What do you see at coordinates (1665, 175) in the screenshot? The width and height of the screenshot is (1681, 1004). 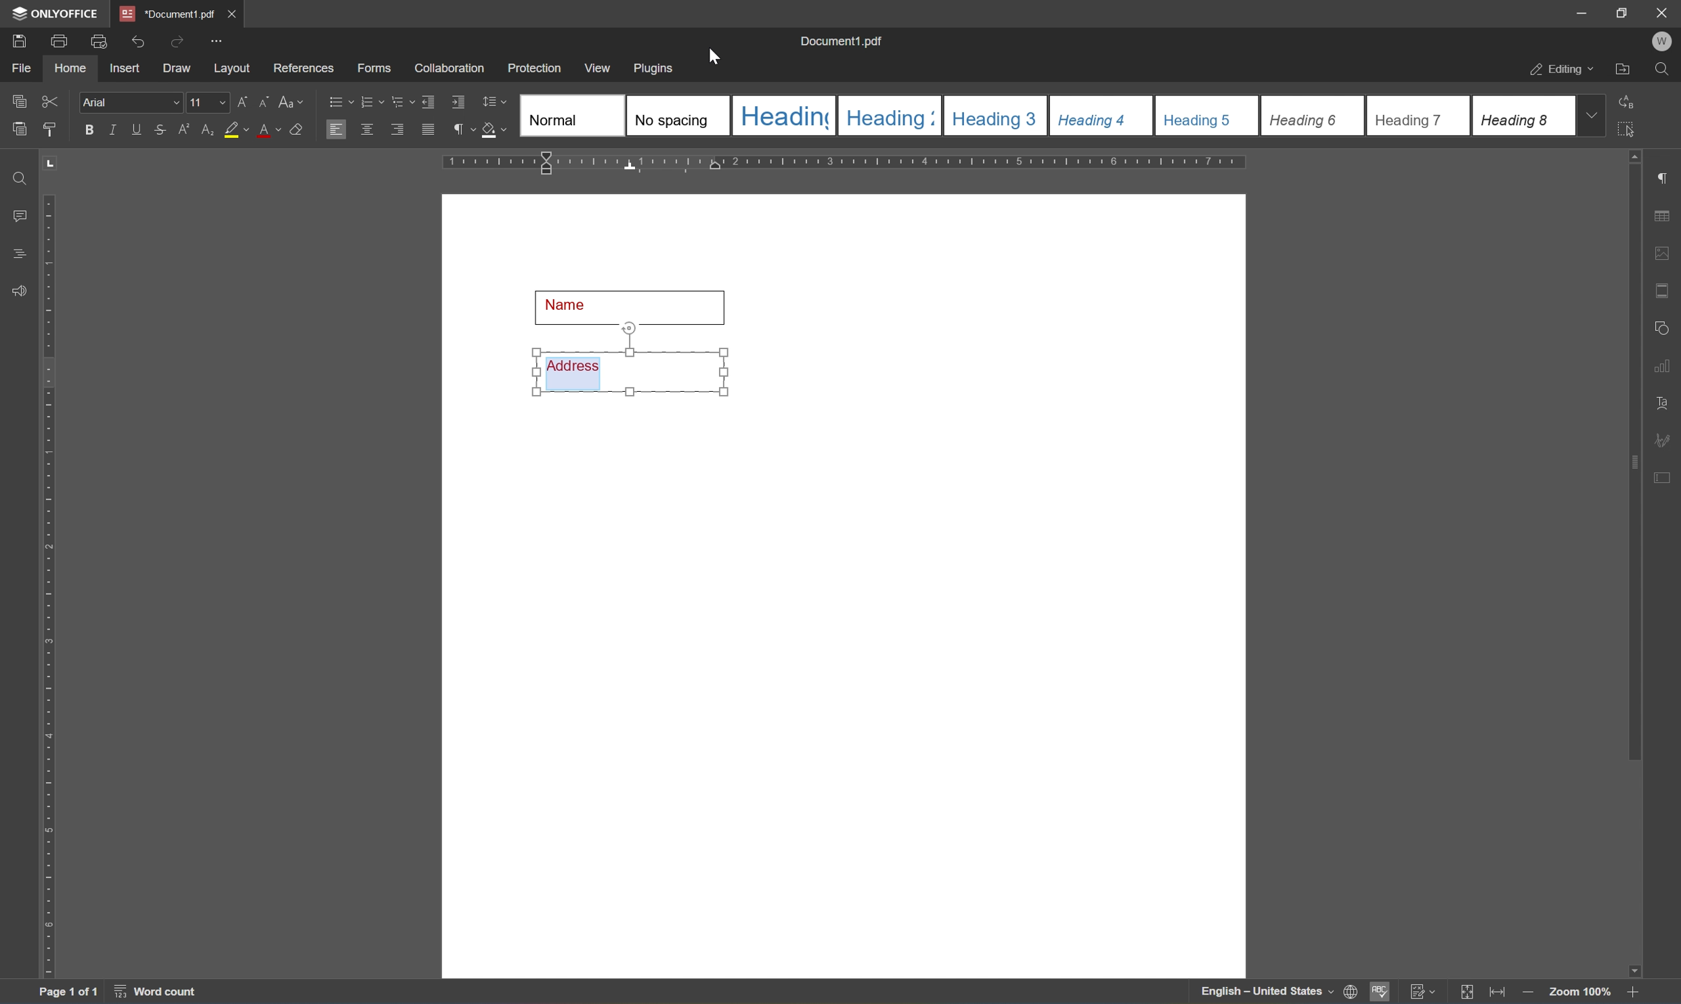 I see `paragraph settings` at bounding box center [1665, 175].